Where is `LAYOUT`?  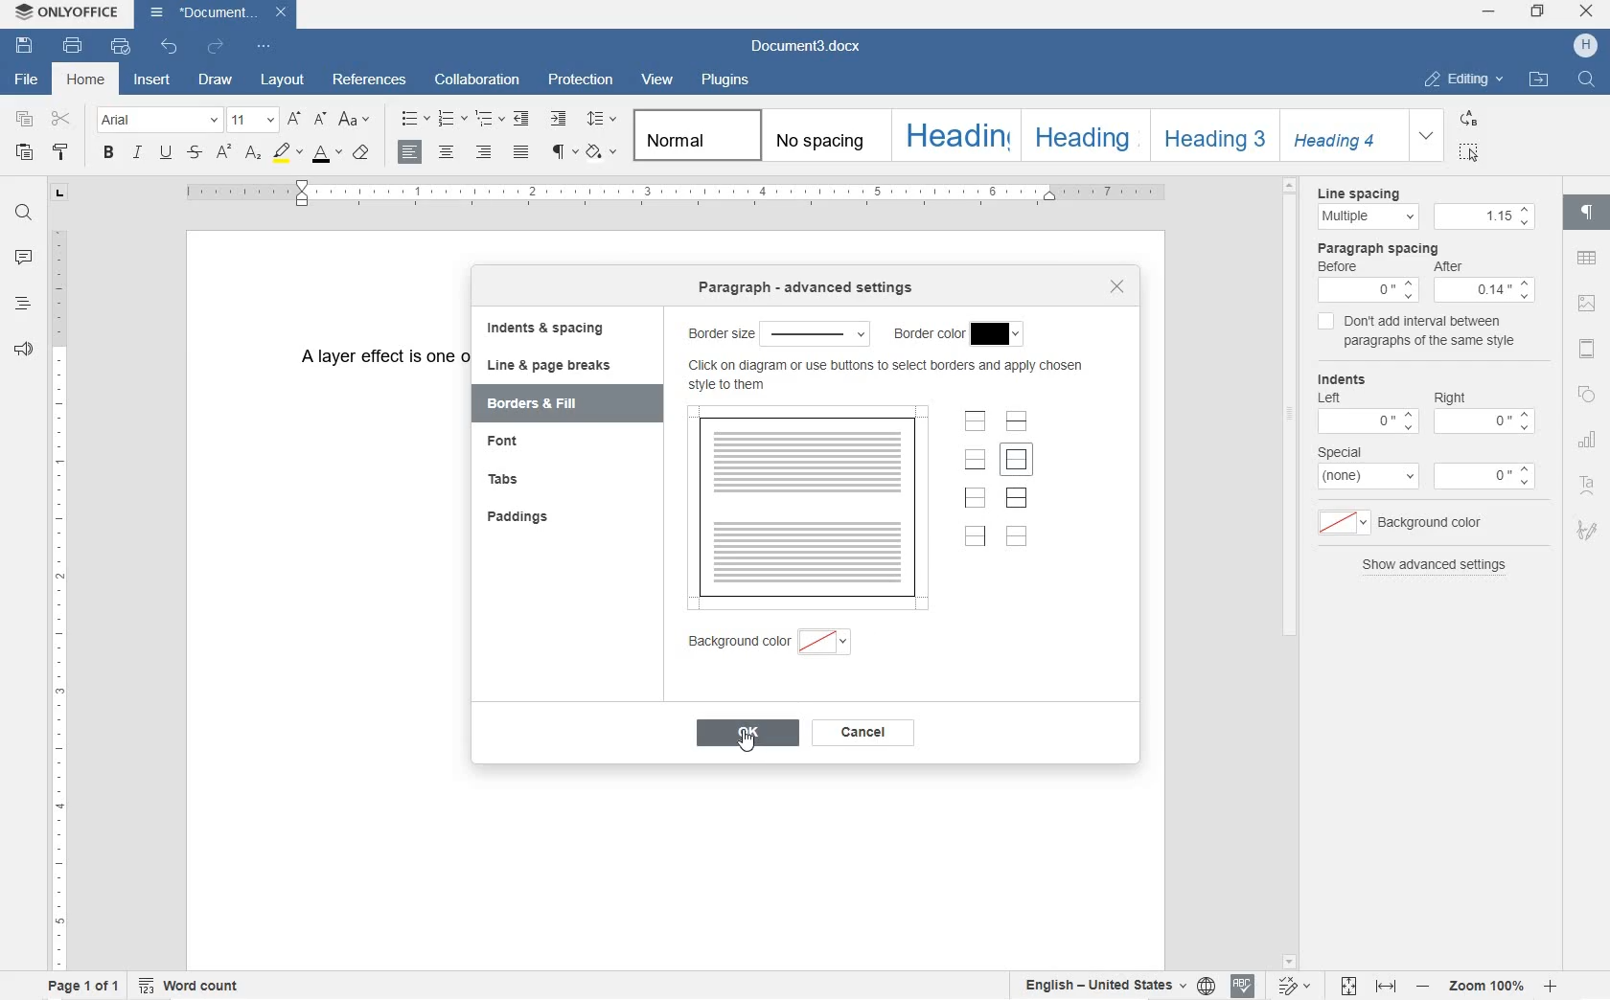
LAYOUT is located at coordinates (280, 81).